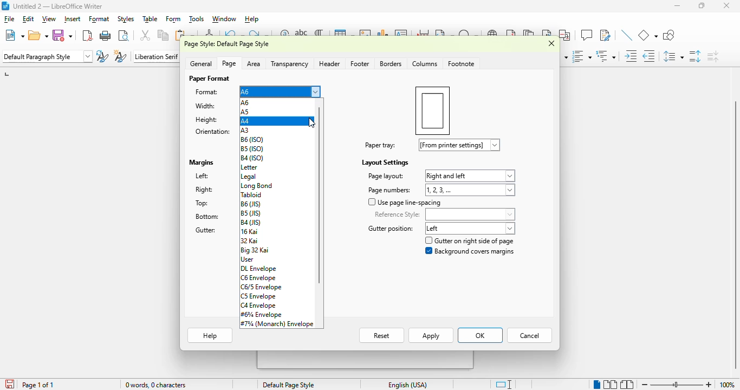  I want to click on B6 (JIS), so click(251, 204).